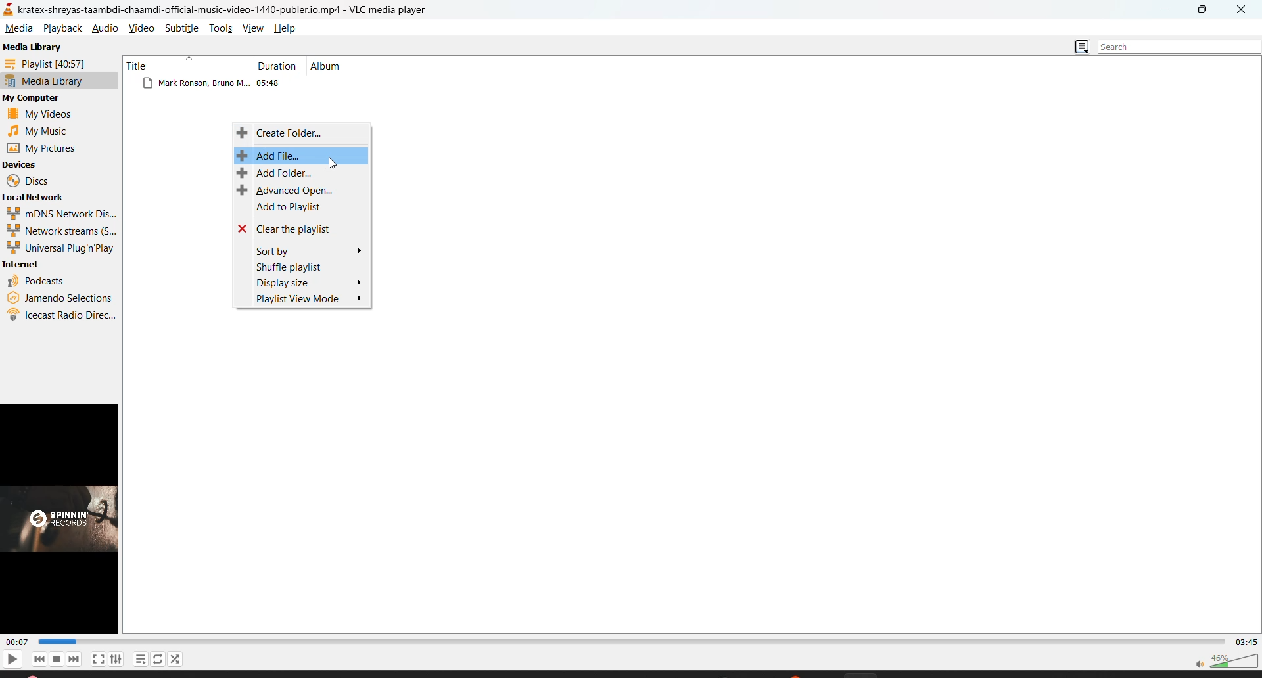 This screenshot has width=1262, height=678. What do you see at coordinates (275, 173) in the screenshot?
I see `add folder` at bounding box center [275, 173].